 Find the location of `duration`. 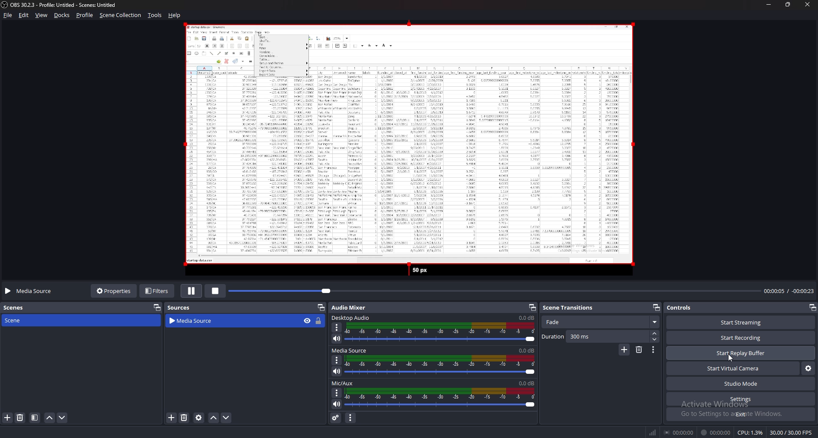

duration is located at coordinates (595, 336).